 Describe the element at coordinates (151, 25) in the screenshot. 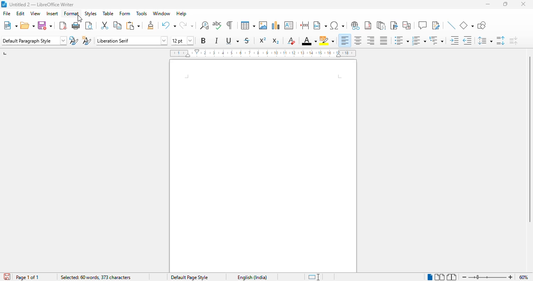

I see `clone formatting` at that location.